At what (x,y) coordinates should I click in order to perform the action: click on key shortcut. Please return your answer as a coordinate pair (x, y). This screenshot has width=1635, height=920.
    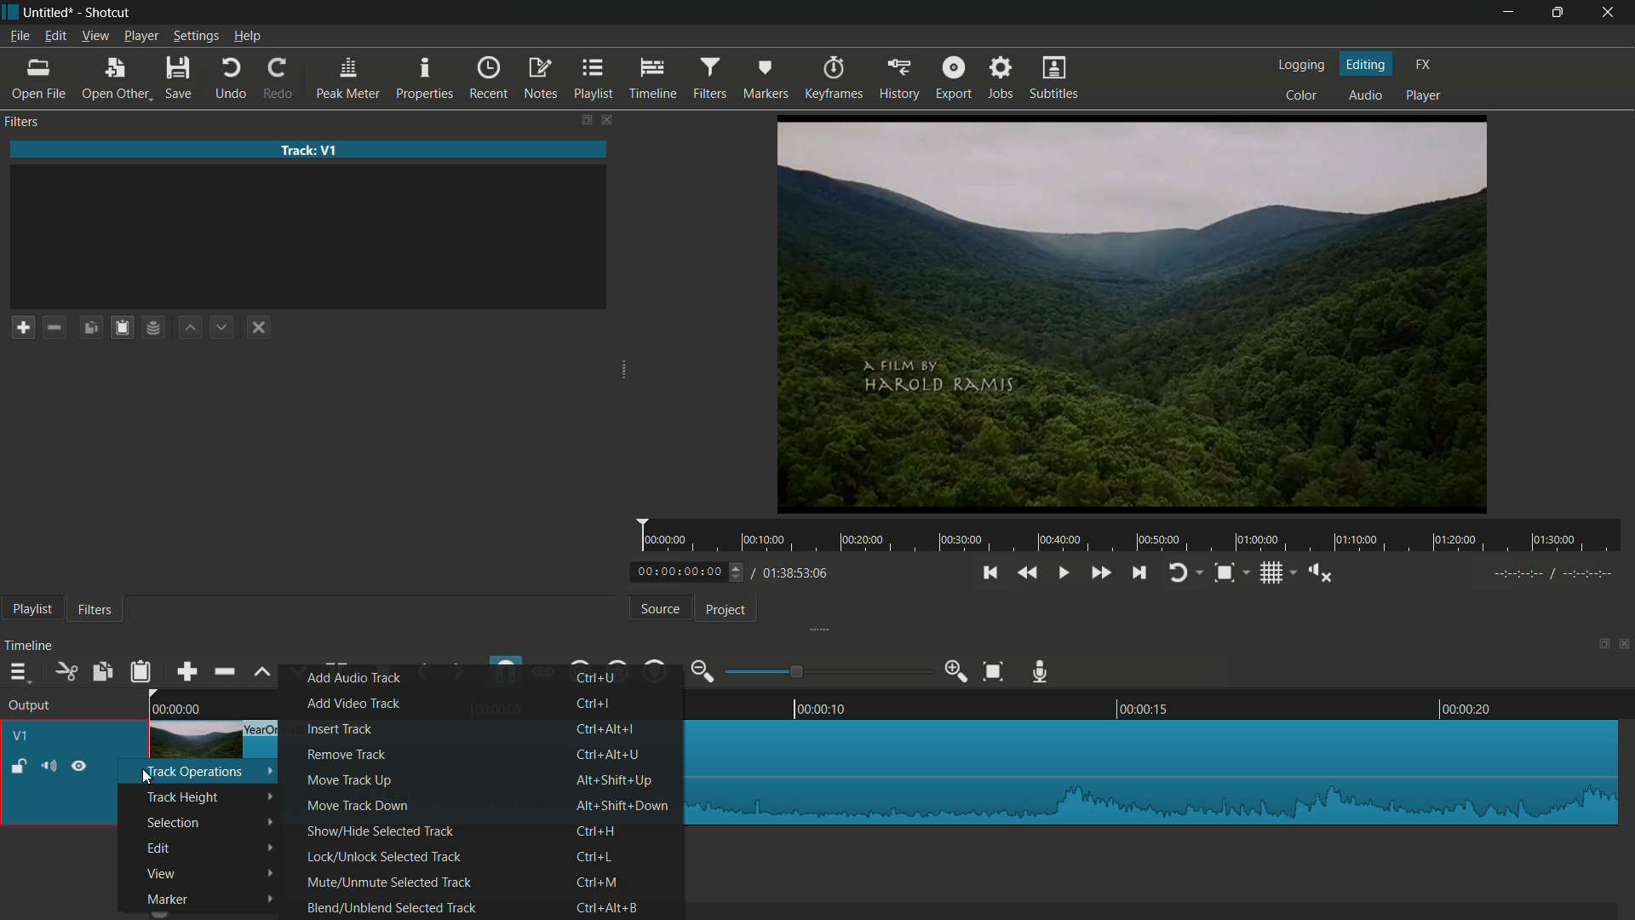
    Looking at the image, I should click on (617, 781).